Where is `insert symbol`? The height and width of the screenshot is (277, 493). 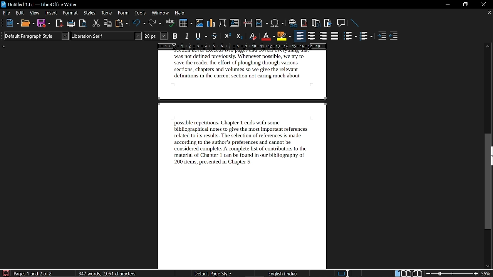 insert symbol is located at coordinates (277, 23).